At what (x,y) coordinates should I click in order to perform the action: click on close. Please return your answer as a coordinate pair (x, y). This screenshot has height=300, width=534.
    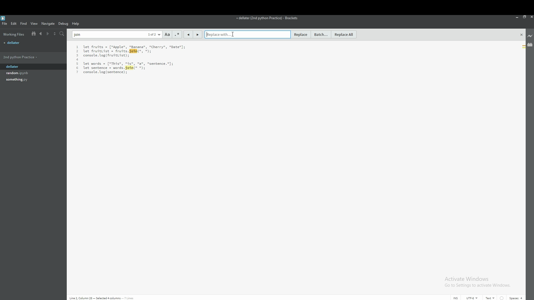
    Looking at the image, I should click on (521, 35).